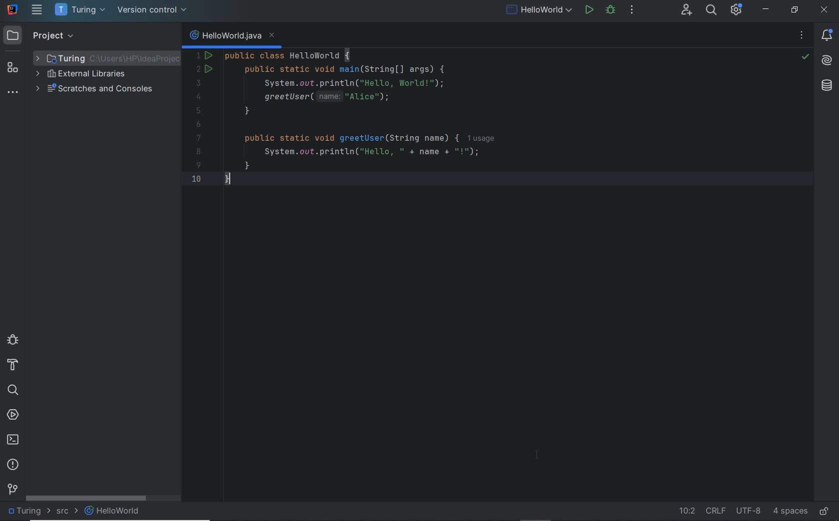 This screenshot has width=839, height=521. I want to click on run configuration for custom application configured, so click(450, 123).